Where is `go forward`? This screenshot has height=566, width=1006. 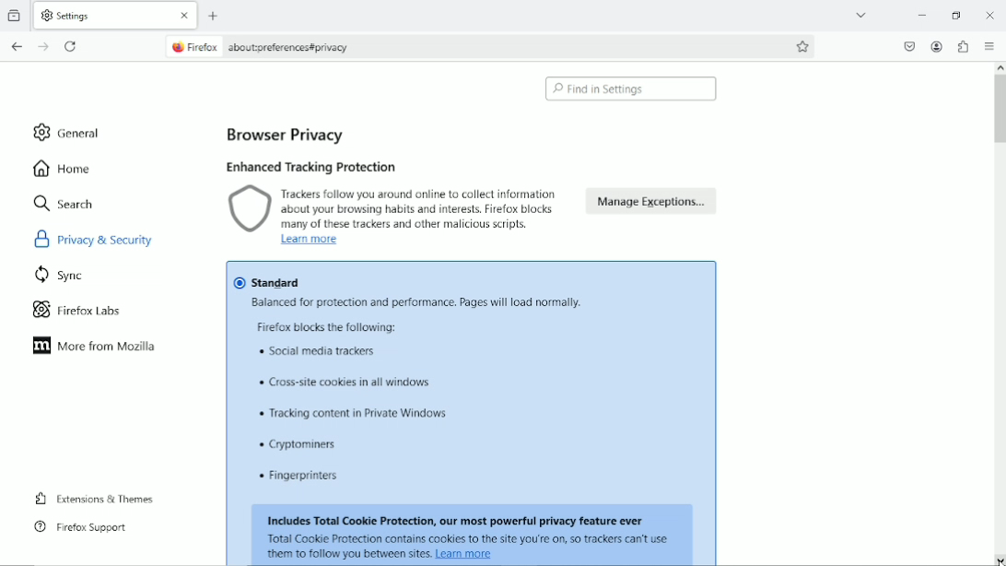
go forward is located at coordinates (43, 46).